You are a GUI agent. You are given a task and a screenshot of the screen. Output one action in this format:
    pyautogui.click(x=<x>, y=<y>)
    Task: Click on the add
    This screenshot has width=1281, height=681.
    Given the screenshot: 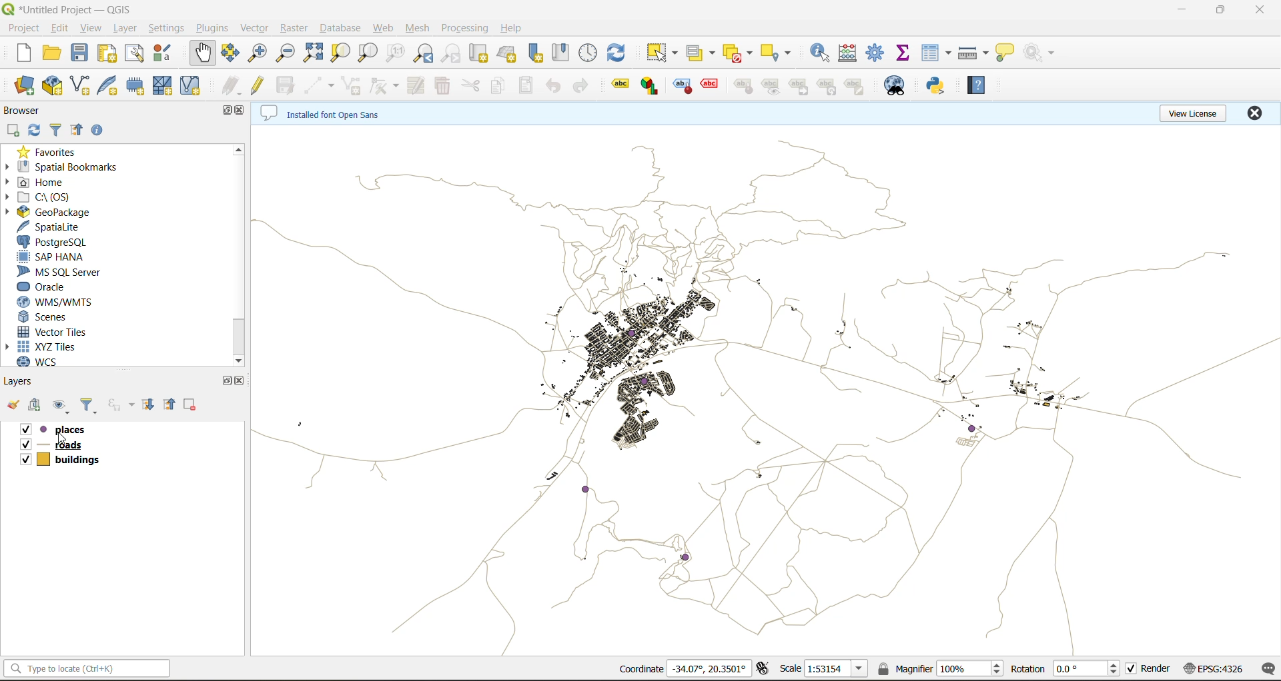 What is the action you would take?
    pyautogui.click(x=13, y=130)
    